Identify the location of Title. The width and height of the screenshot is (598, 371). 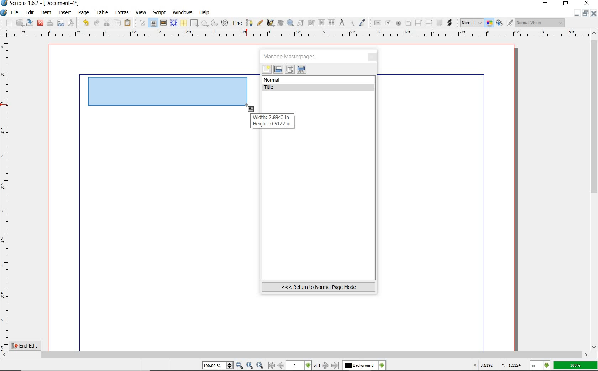
(320, 87).